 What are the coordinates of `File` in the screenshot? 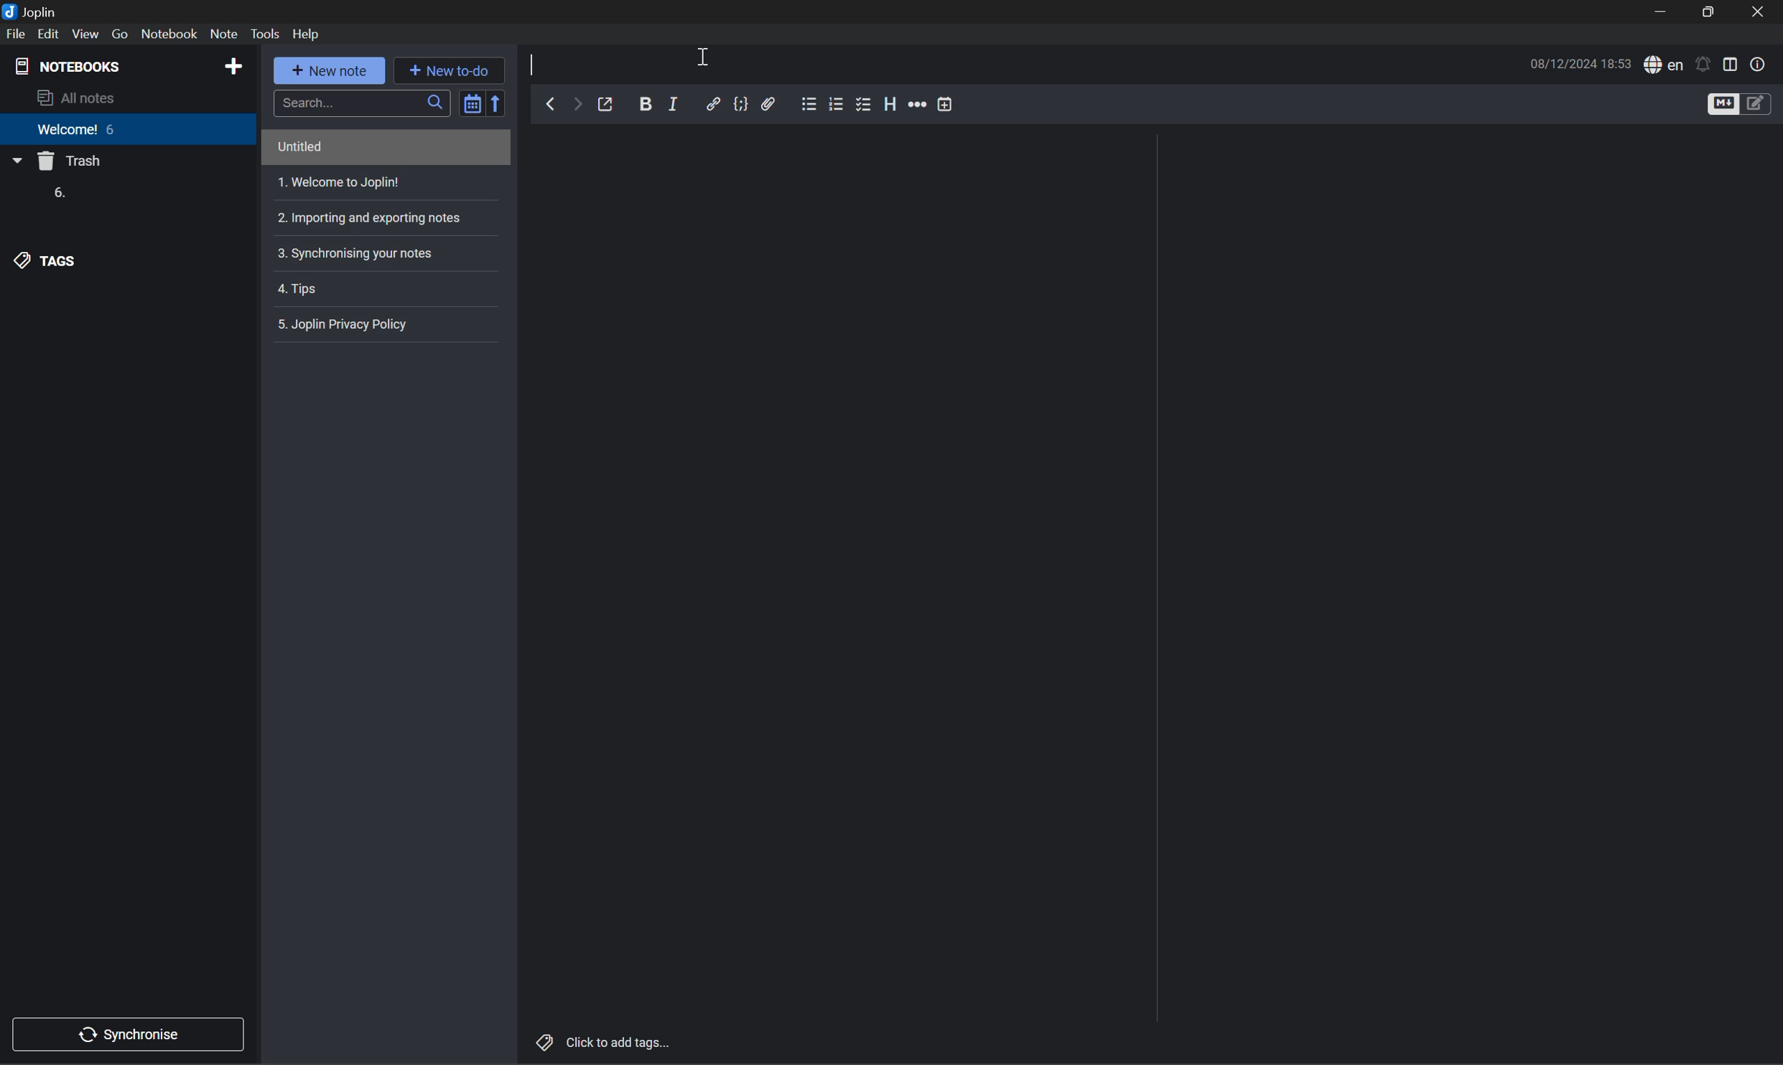 It's located at (16, 34).